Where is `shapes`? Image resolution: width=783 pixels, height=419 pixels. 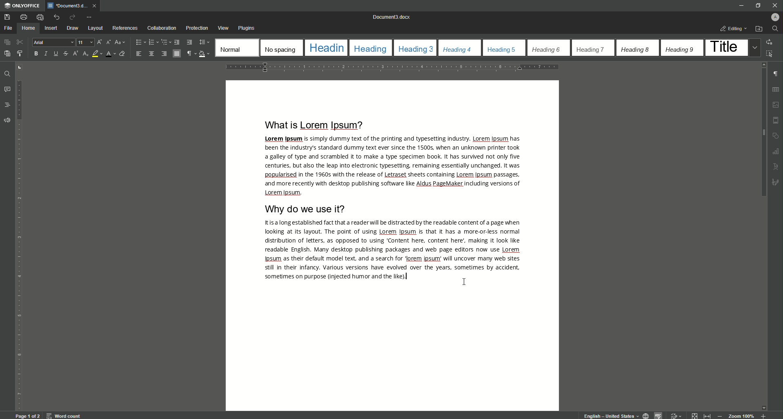 shapes is located at coordinates (776, 135).